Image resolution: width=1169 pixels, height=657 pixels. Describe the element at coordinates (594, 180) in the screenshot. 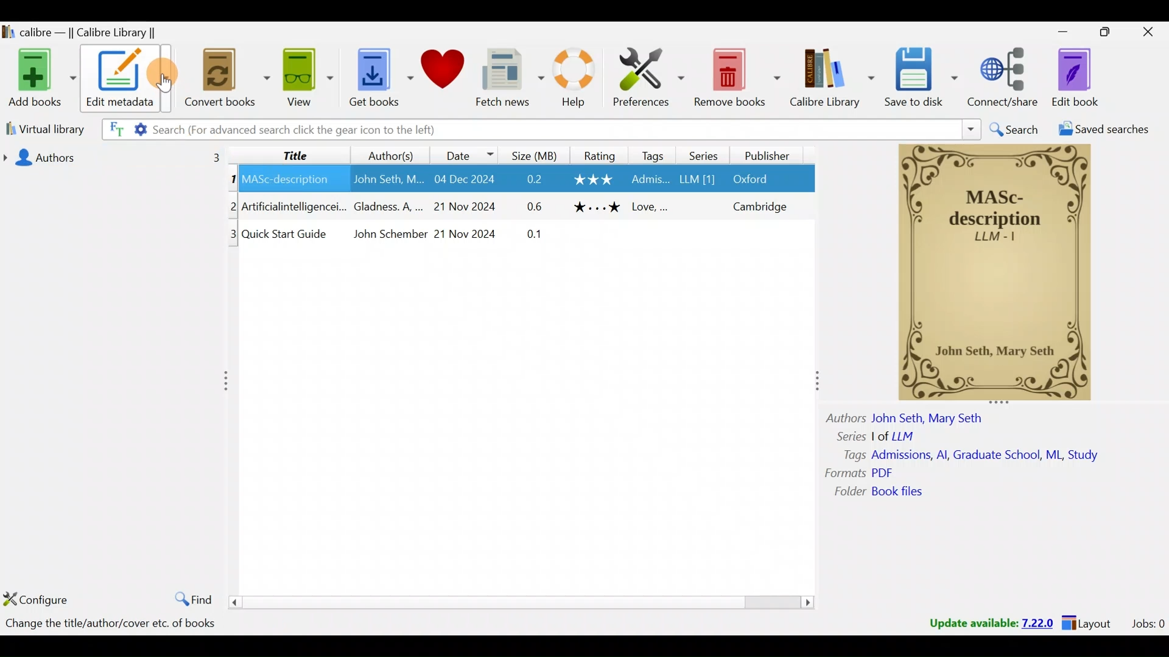

I see `` at that location.